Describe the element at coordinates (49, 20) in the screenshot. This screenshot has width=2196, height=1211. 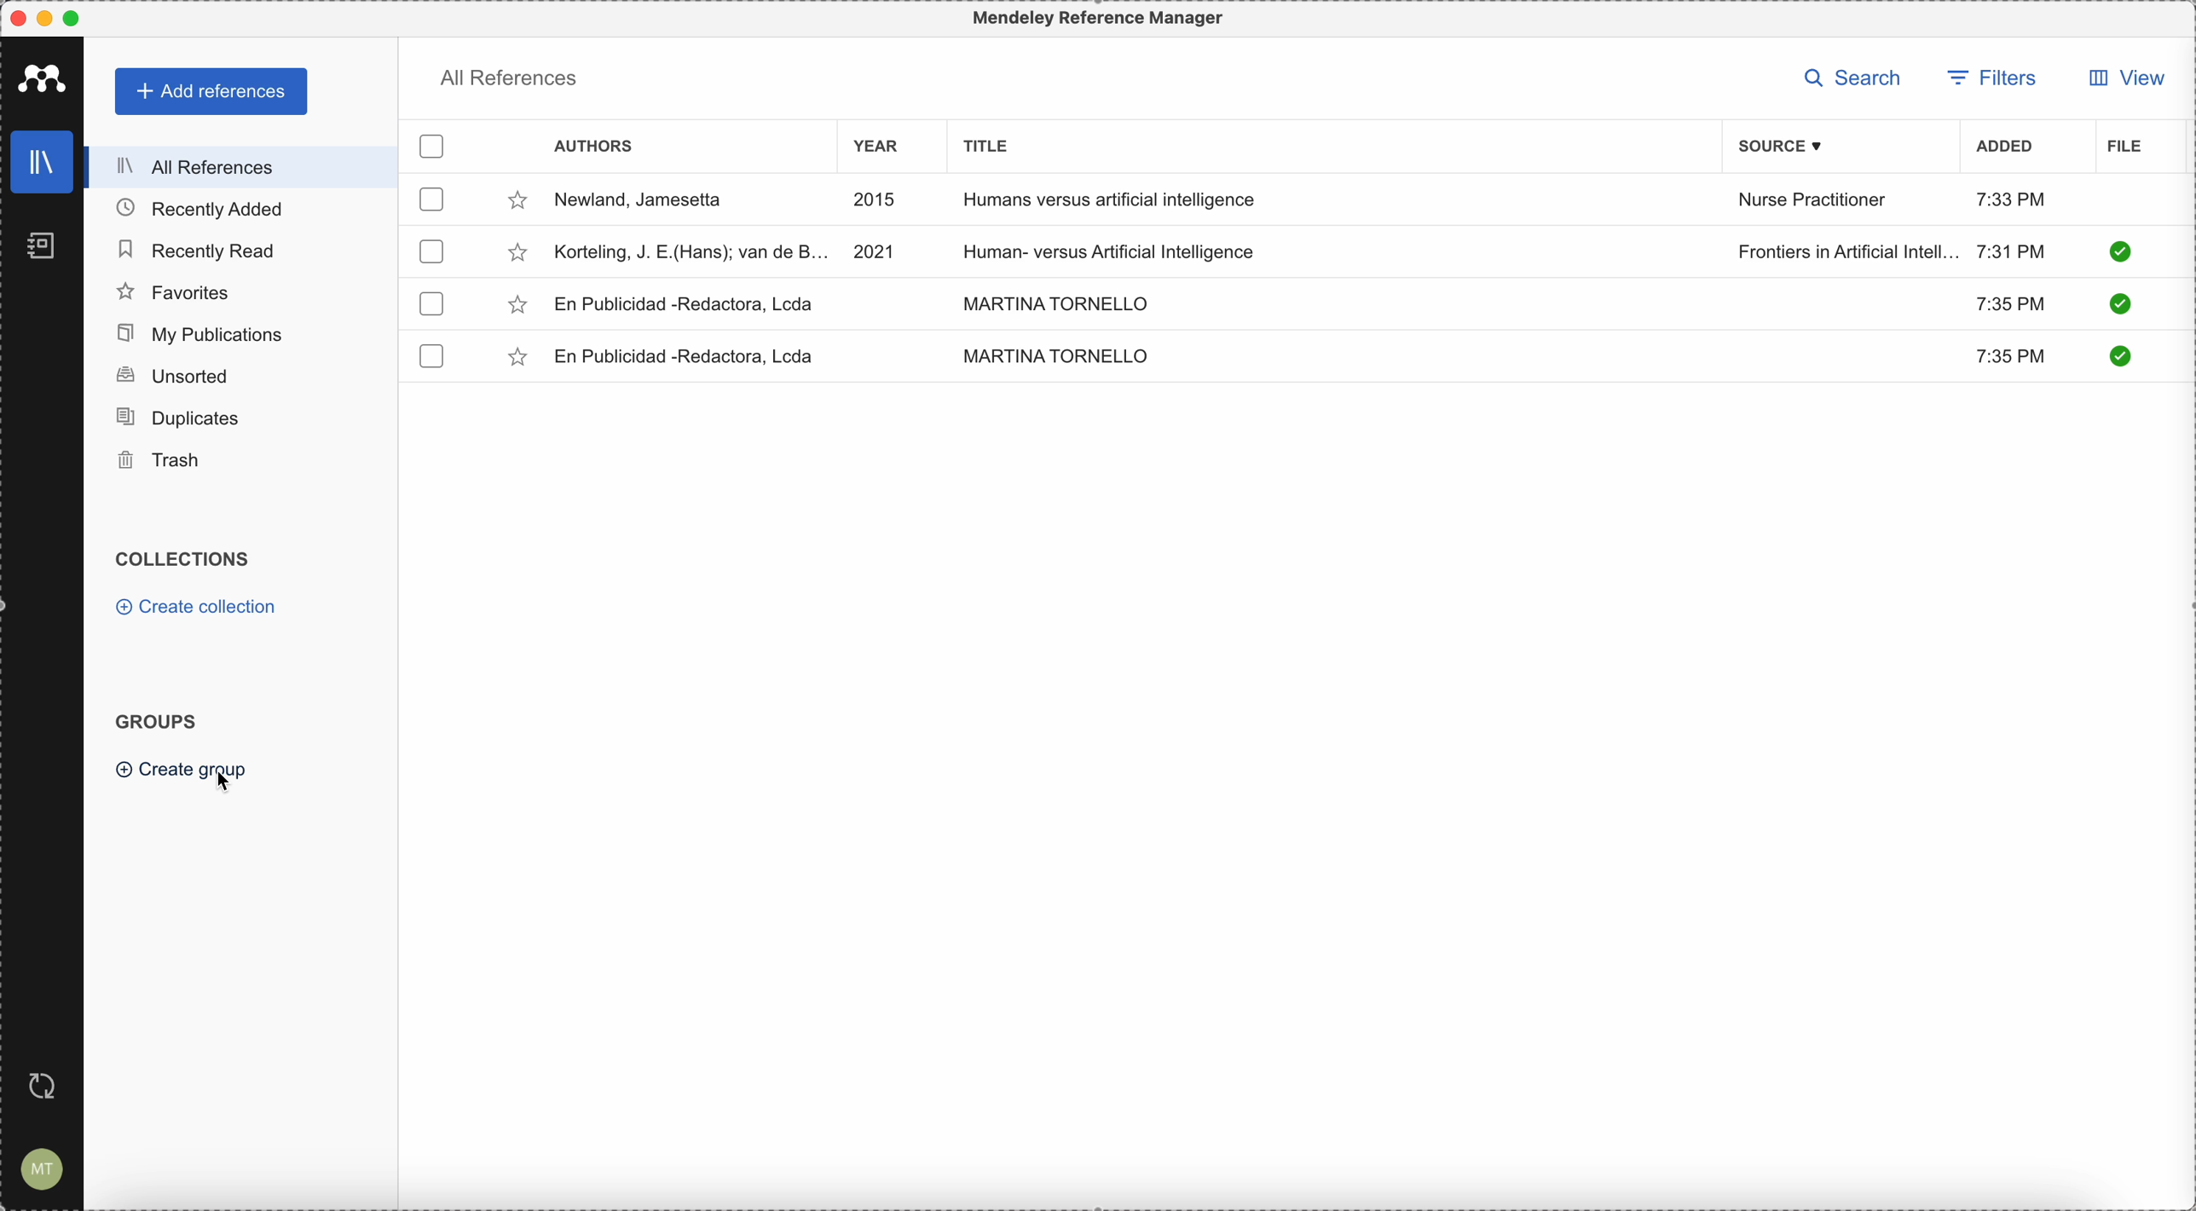
I see `minimize` at that location.